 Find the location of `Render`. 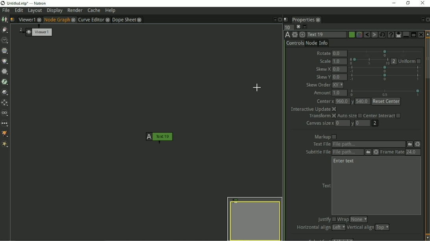

Render is located at coordinates (75, 11).